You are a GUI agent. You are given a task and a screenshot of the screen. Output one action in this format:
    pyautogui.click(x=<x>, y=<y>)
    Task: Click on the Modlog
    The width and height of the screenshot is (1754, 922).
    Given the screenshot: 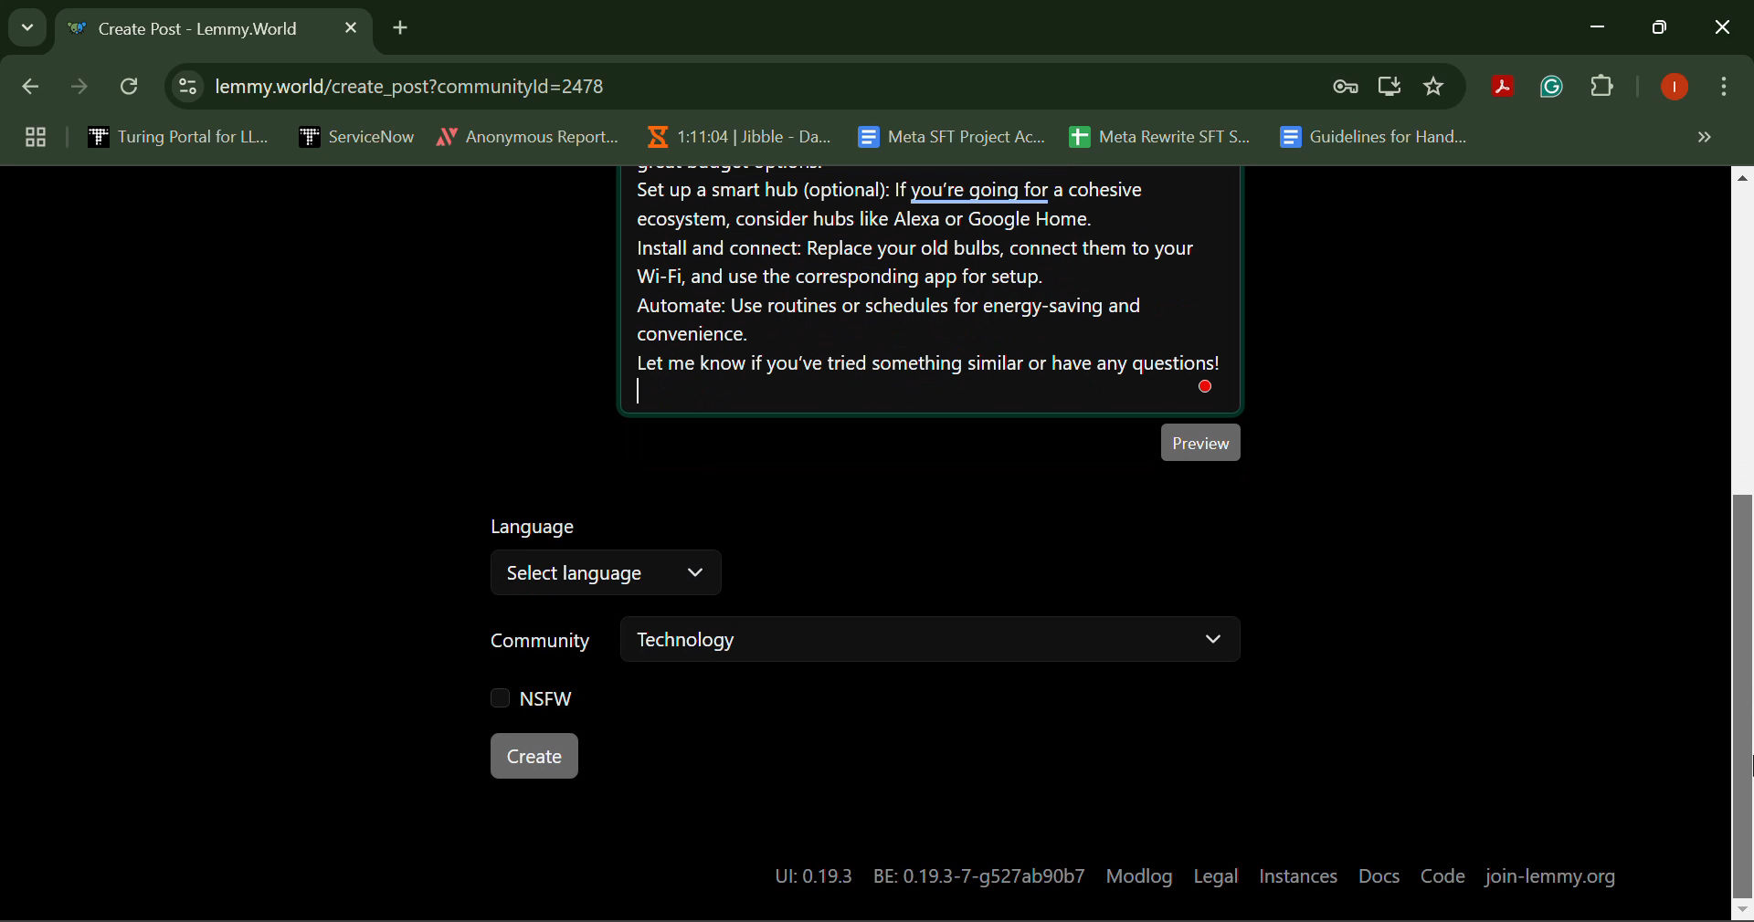 What is the action you would take?
    pyautogui.click(x=1139, y=874)
    